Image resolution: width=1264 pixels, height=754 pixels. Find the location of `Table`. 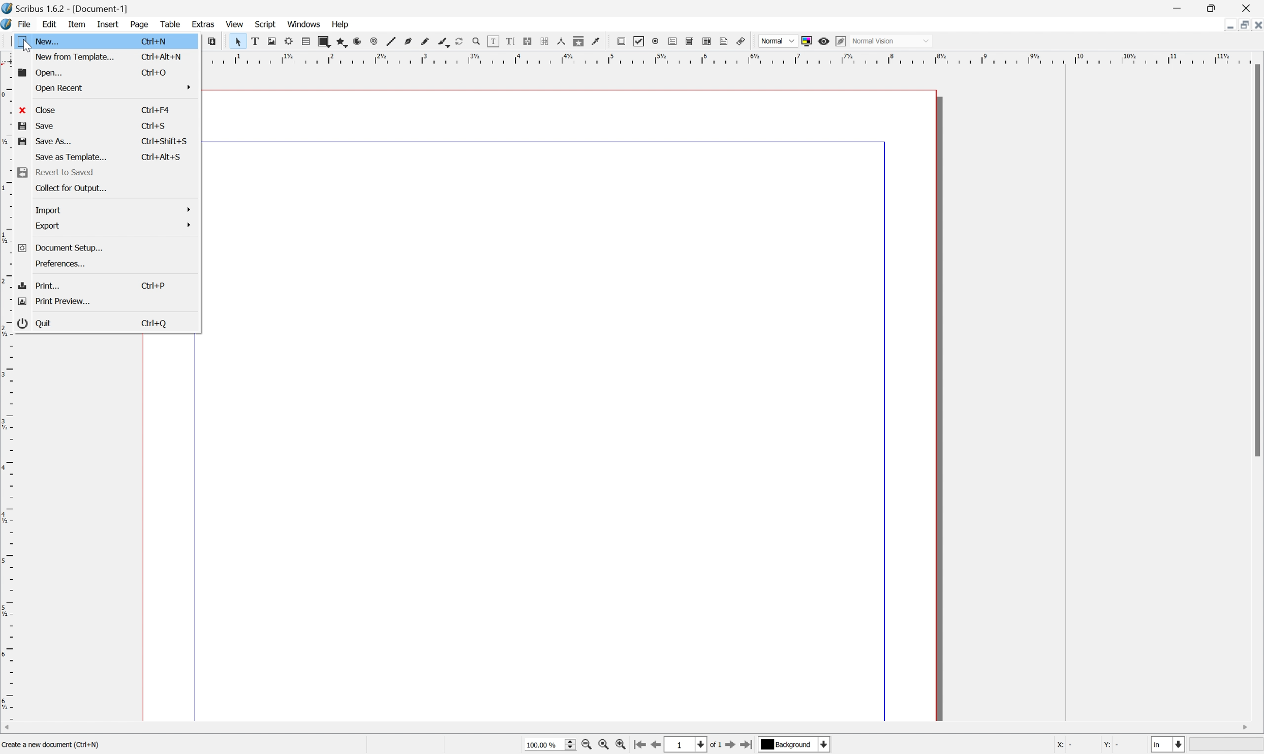

Table is located at coordinates (303, 42).